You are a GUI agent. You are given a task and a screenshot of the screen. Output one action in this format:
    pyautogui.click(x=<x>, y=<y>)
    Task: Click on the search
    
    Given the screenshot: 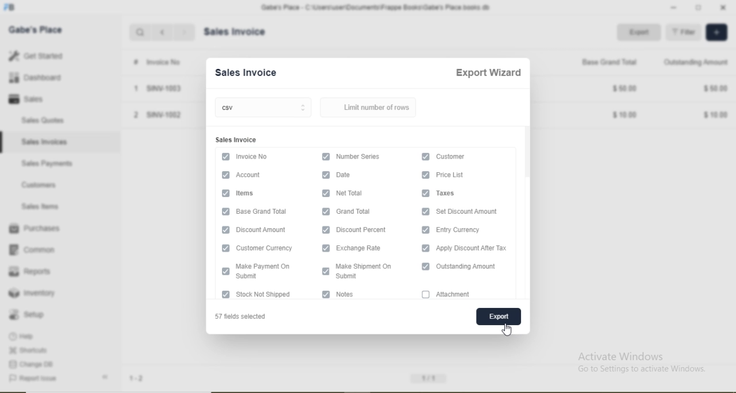 What is the action you would take?
    pyautogui.click(x=141, y=33)
    